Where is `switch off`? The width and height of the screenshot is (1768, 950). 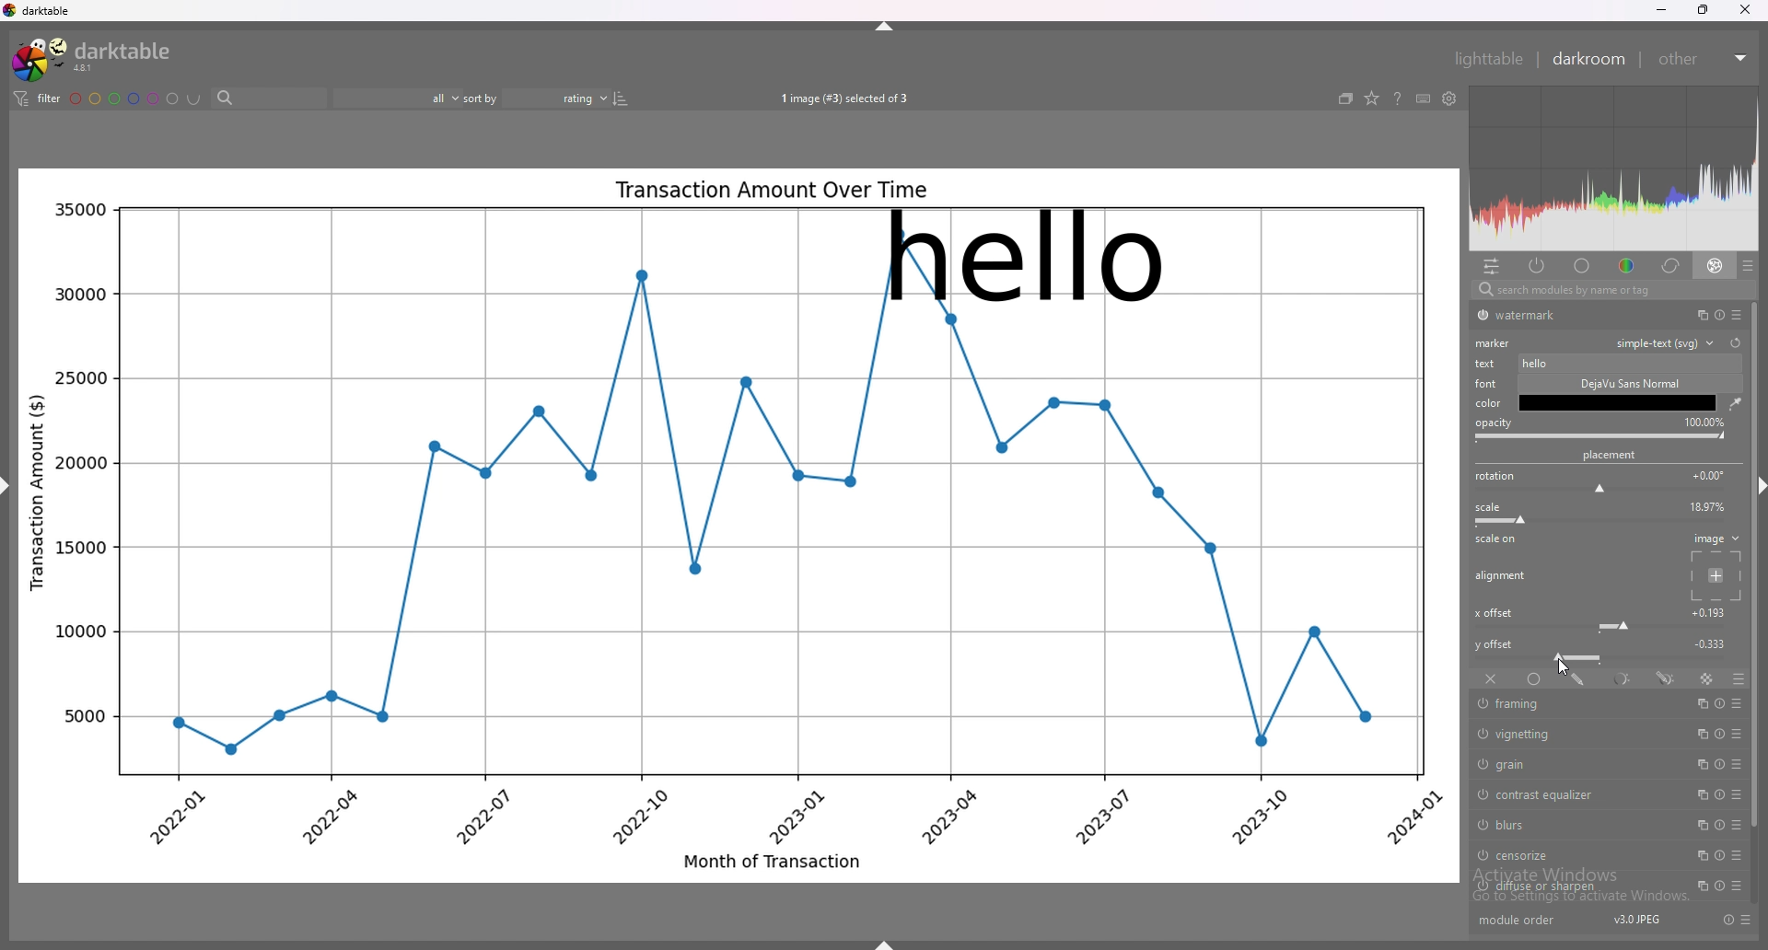 switch off is located at coordinates (1480, 792).